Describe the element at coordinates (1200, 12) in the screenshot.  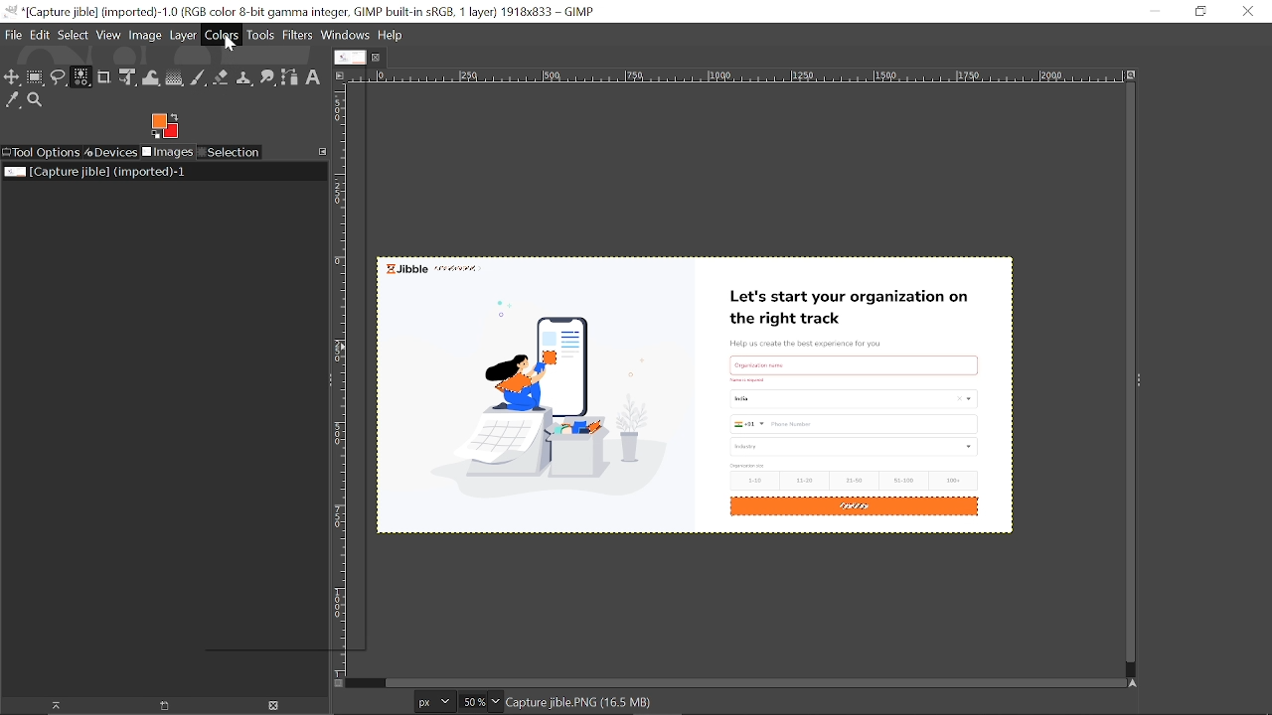
I see `Restore down` at that location.